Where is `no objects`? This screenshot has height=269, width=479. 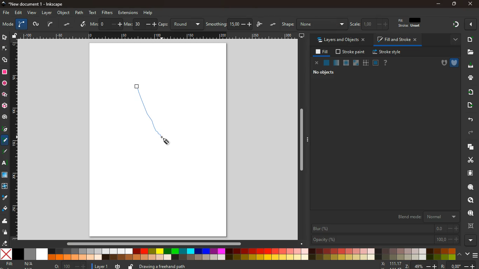
no objects is located at coordinates (325, 72).